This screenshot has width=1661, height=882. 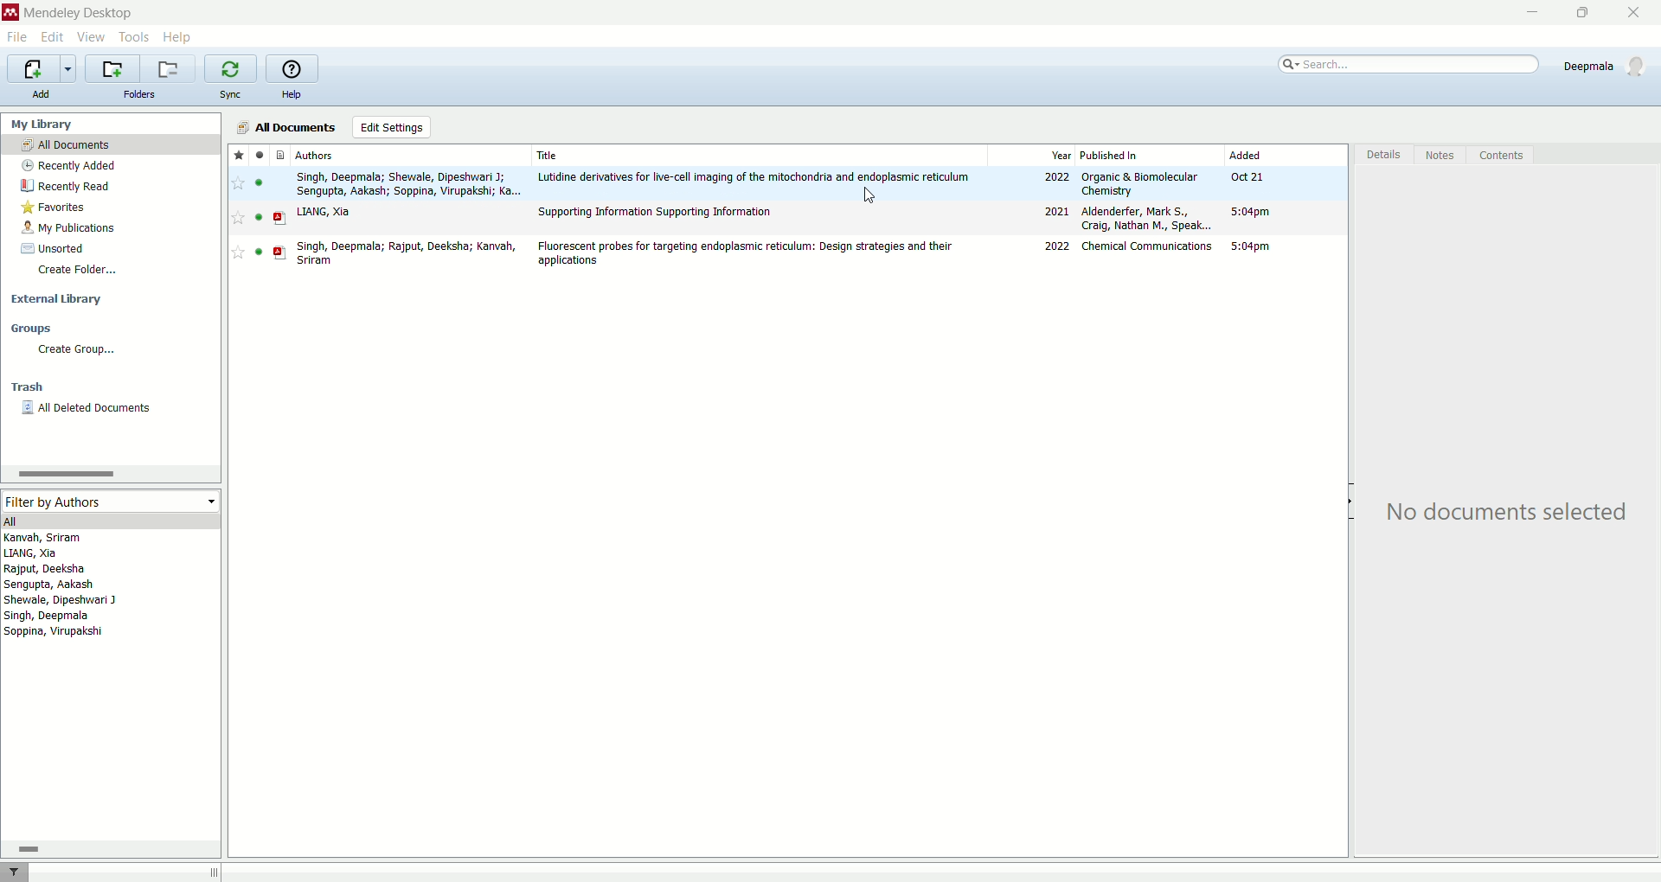 I want to click on year, so click(x=1061, y=156).